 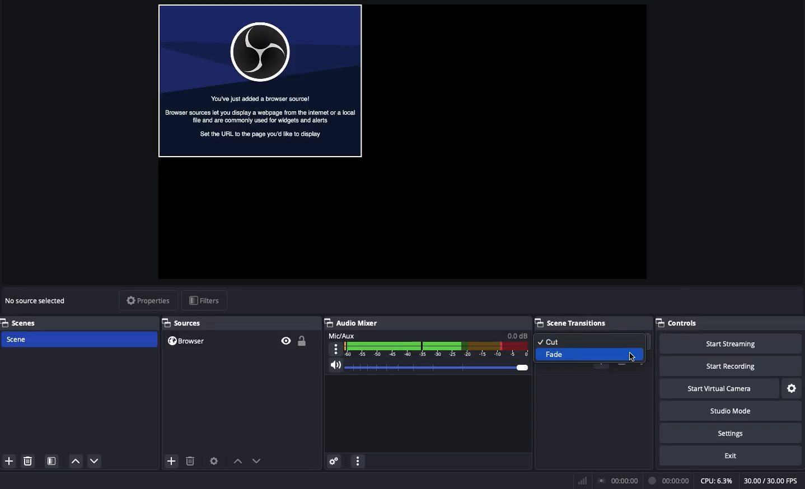 What do you see at coordinates (715, 481) in the screenshot?
I see `CPU` at bounding box center [715, 481].